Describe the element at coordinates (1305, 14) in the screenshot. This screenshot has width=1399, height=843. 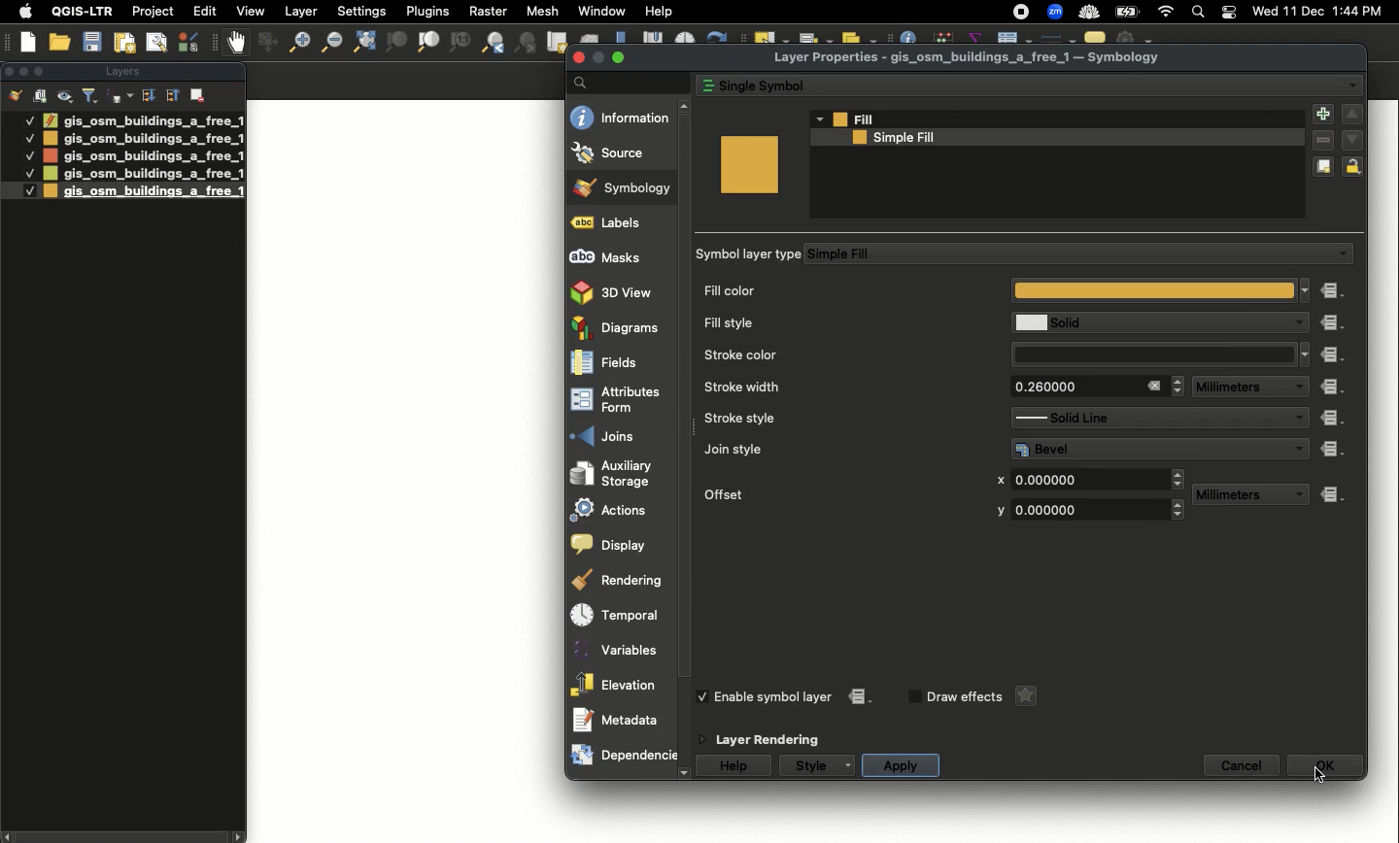
I see `11 Dec` at that location.